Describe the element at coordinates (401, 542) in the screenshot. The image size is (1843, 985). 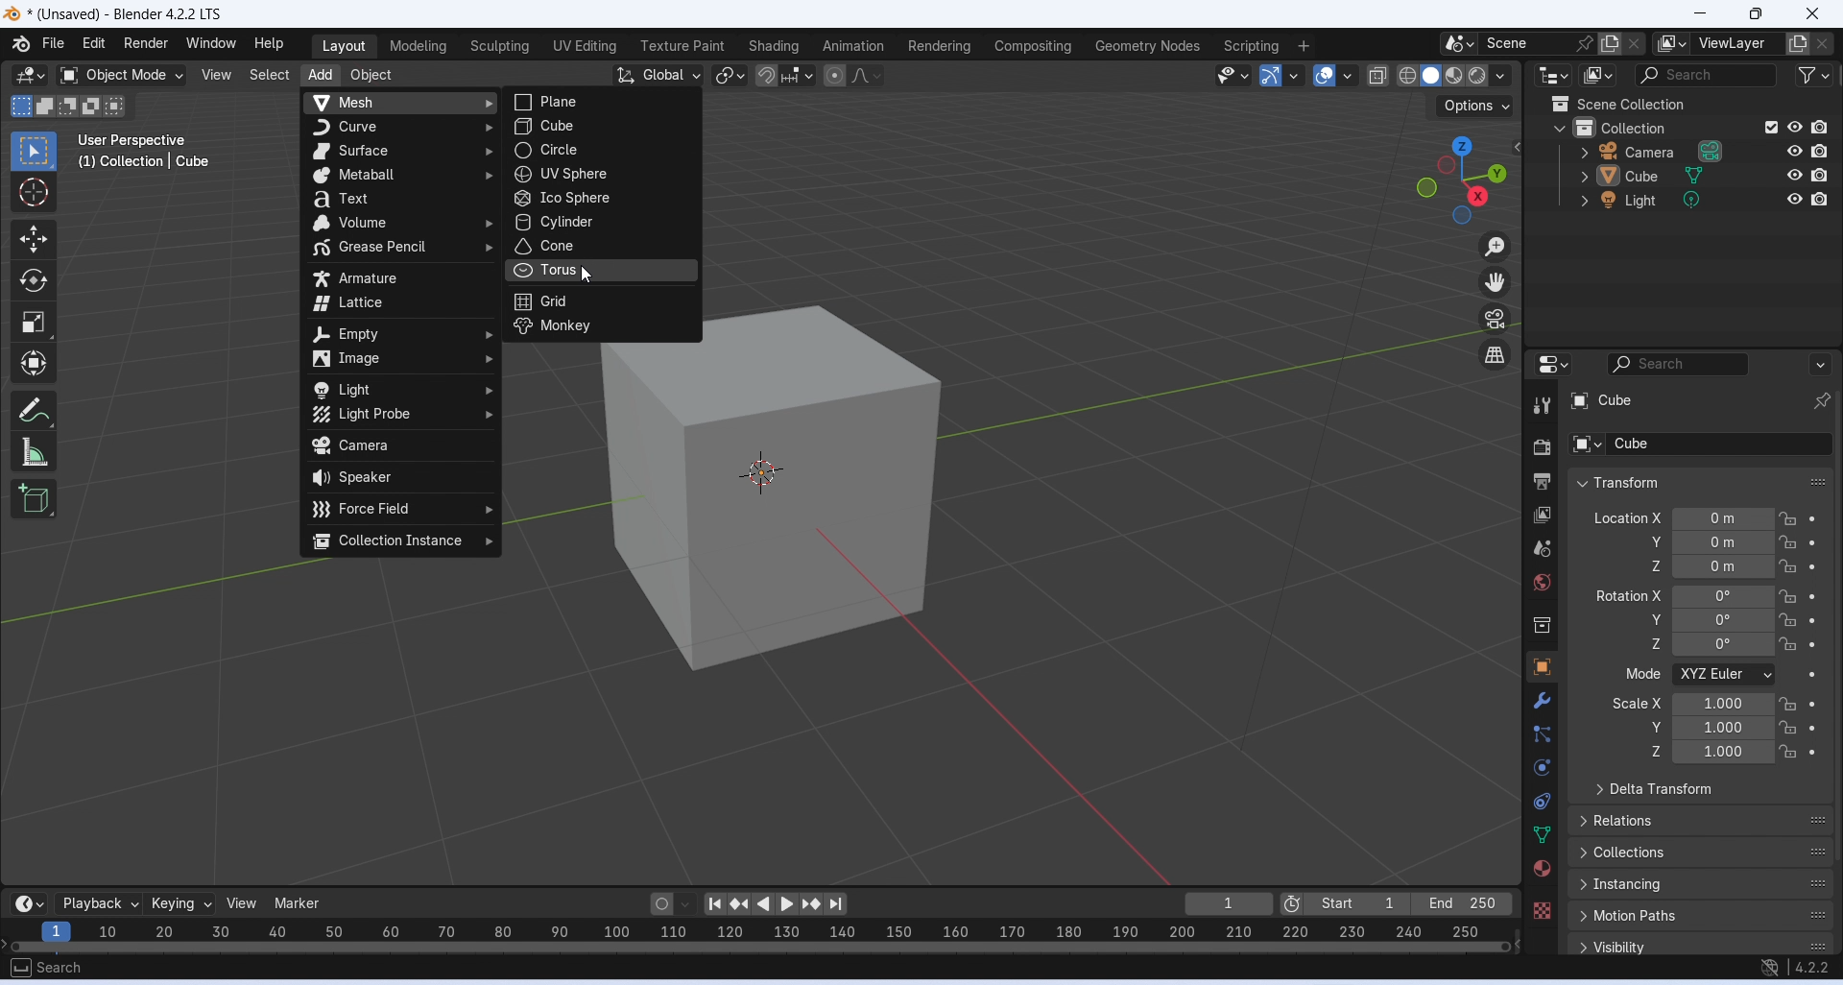
I see `collection instance` at that location.